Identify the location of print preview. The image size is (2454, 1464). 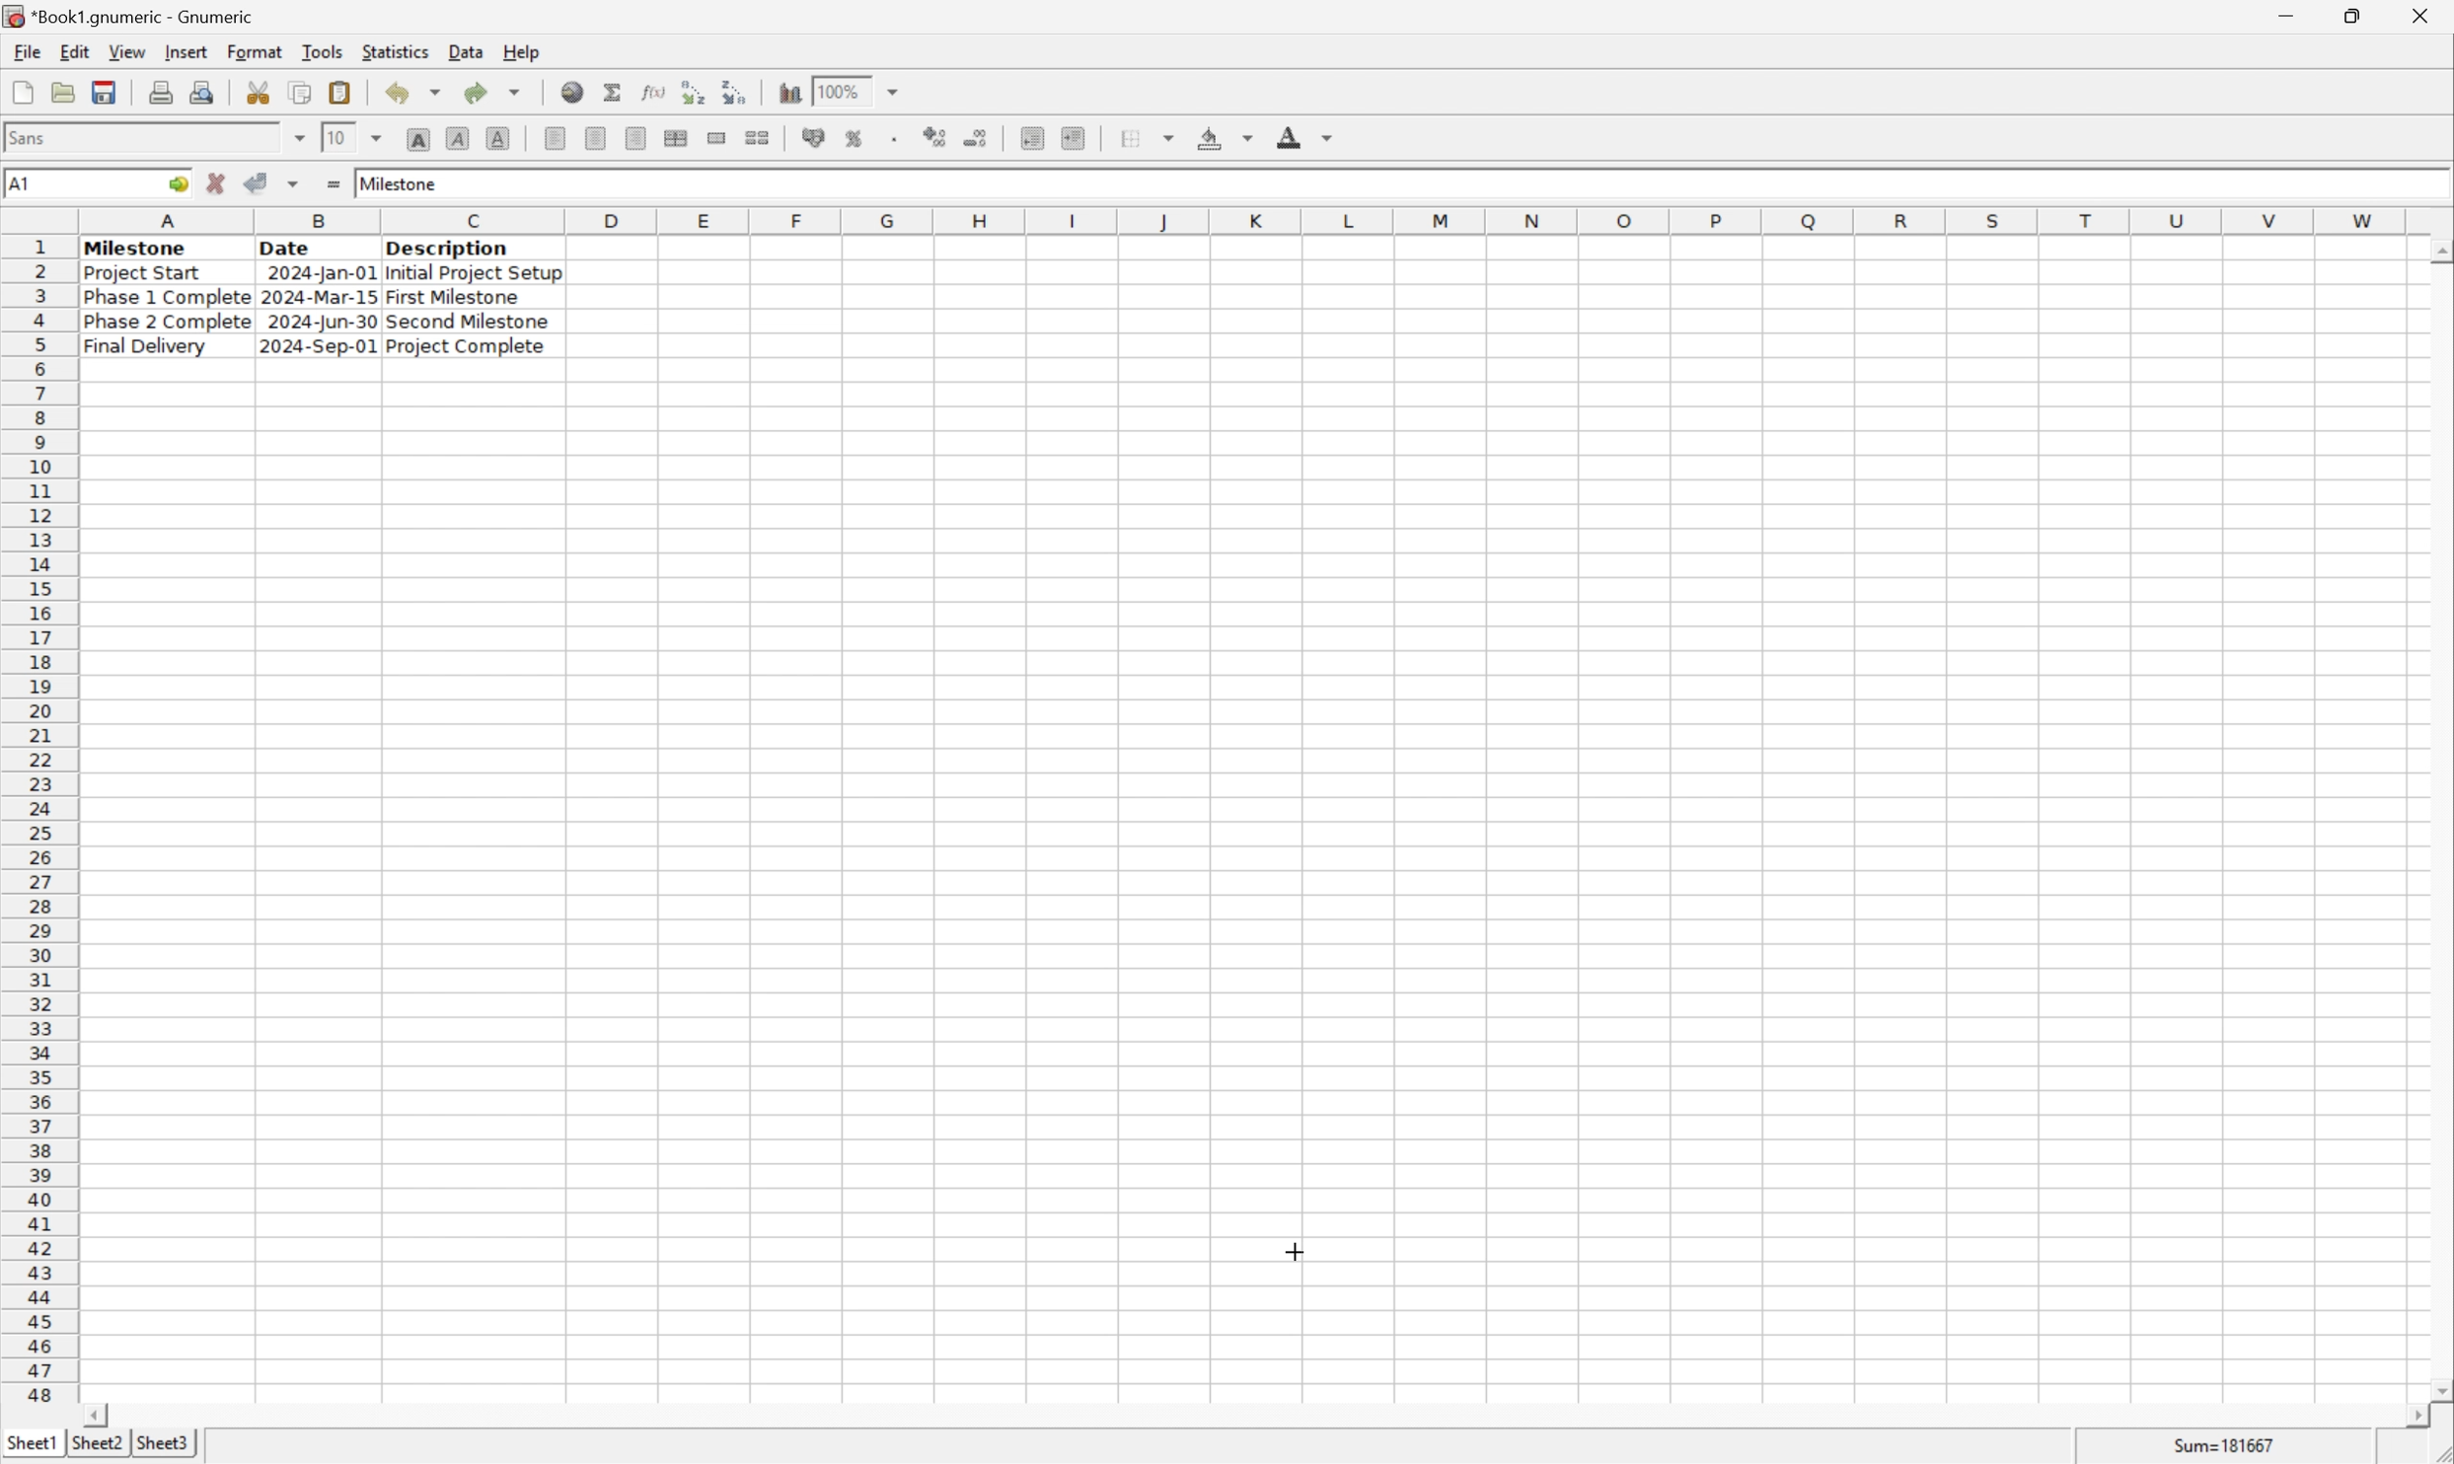
(161, 91).